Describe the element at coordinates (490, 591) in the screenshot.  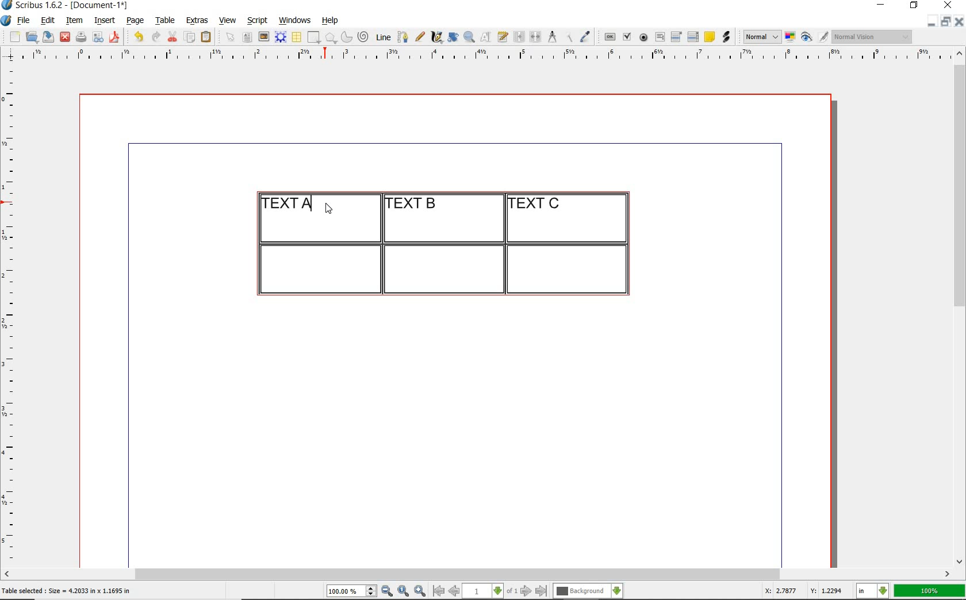
I see `select current page level` at that location.